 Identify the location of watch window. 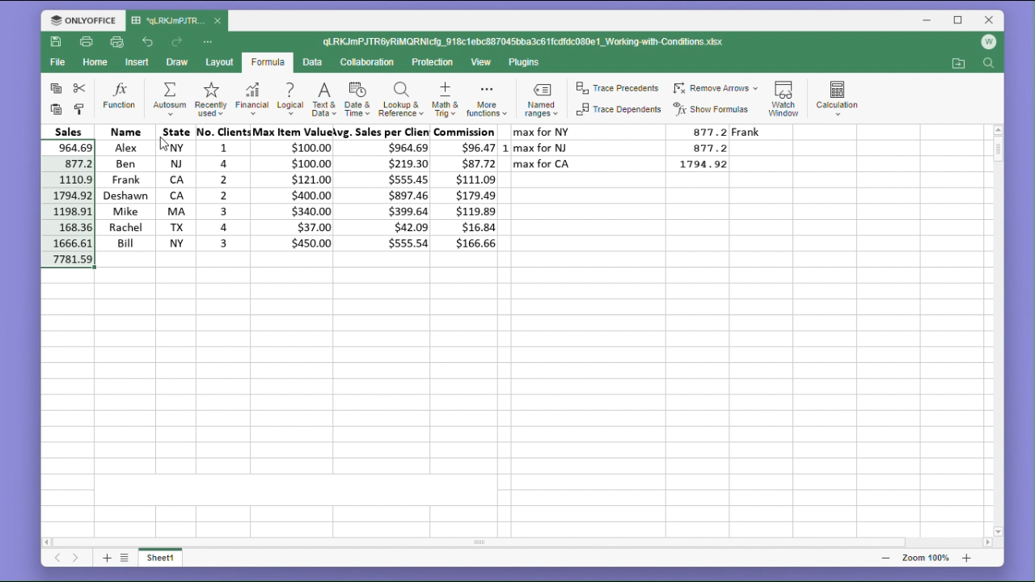
(786, 95).